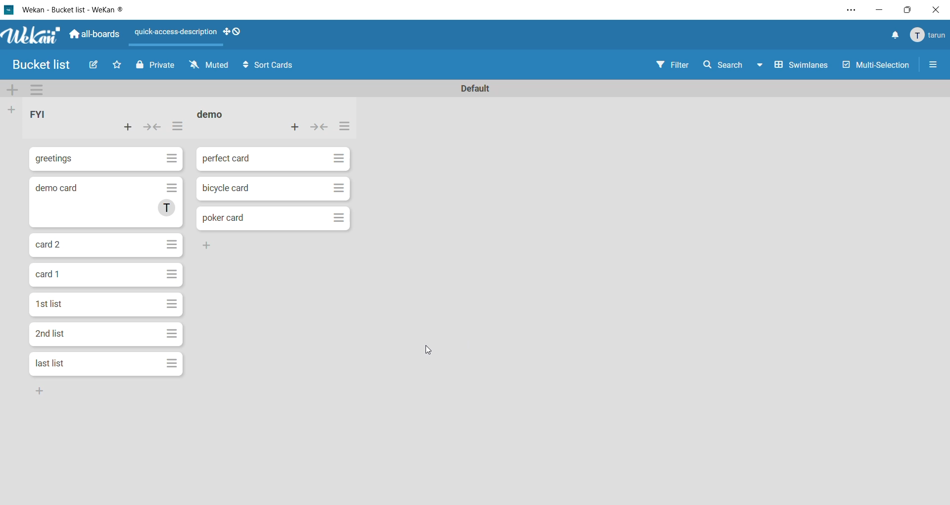 The image size is (950, 505). Describe the element at coordinates (14, 90) in the screenshot. I see `add swimlane` at that location.